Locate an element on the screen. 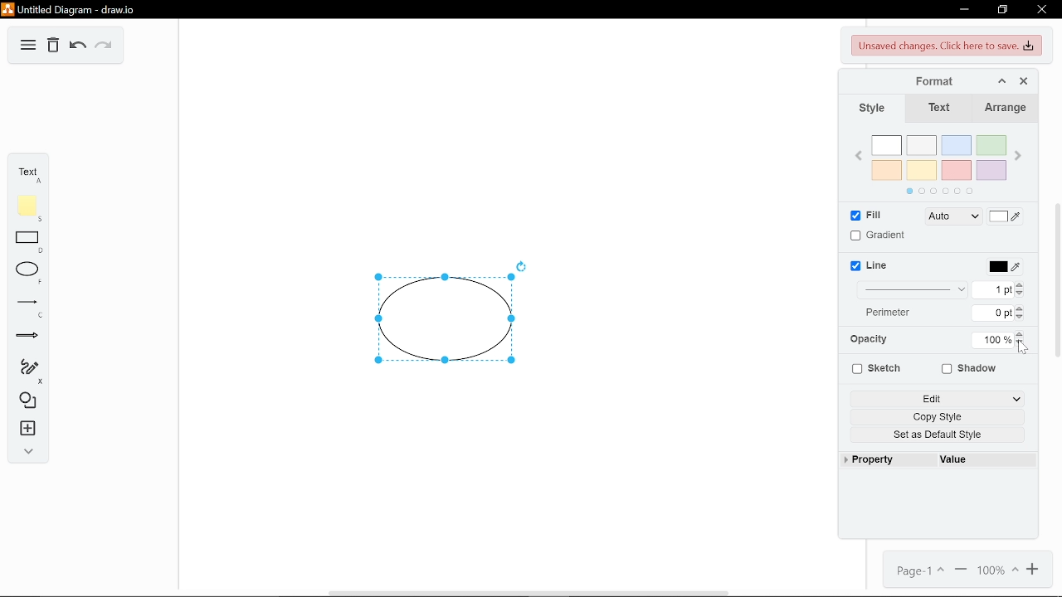 Image resolution: width=1062 pixels, height=597 pixels. Collapse is located at coordinates (1001, 79).